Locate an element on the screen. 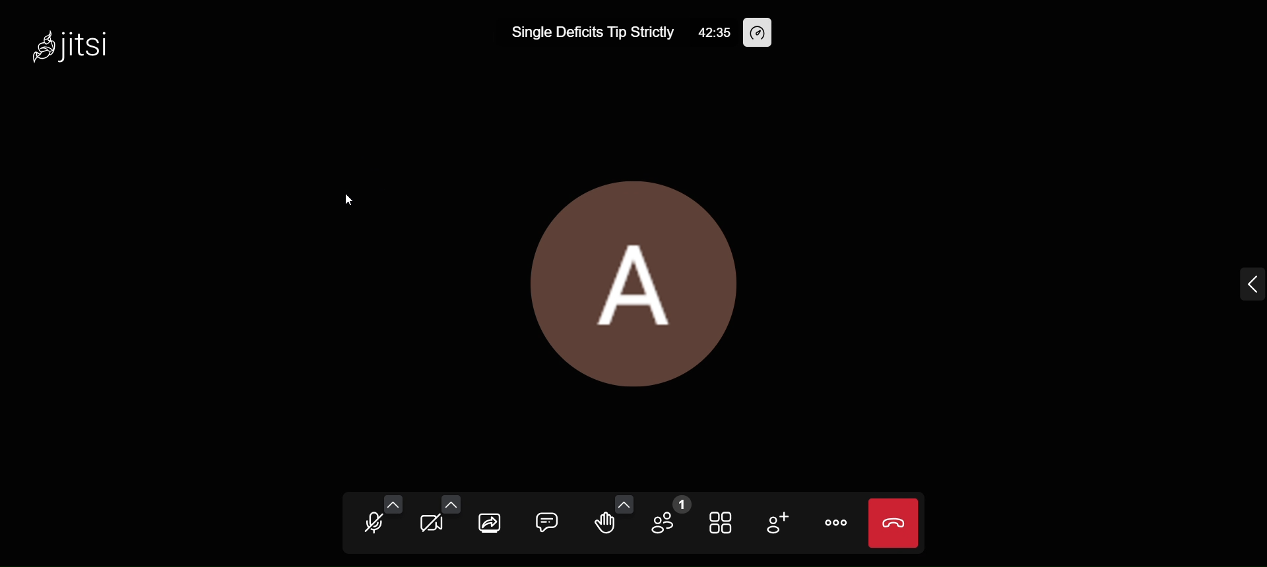 The width and height of the screenshot is (1267, 567). display picture is located at coordinates (640, 278).